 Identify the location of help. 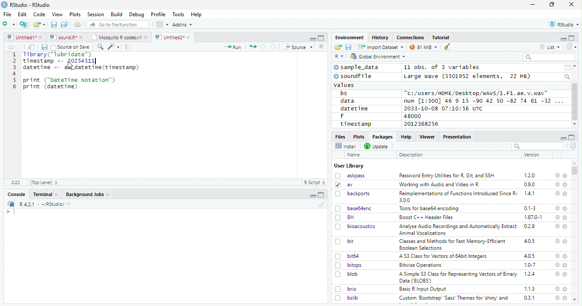
(557, 298).